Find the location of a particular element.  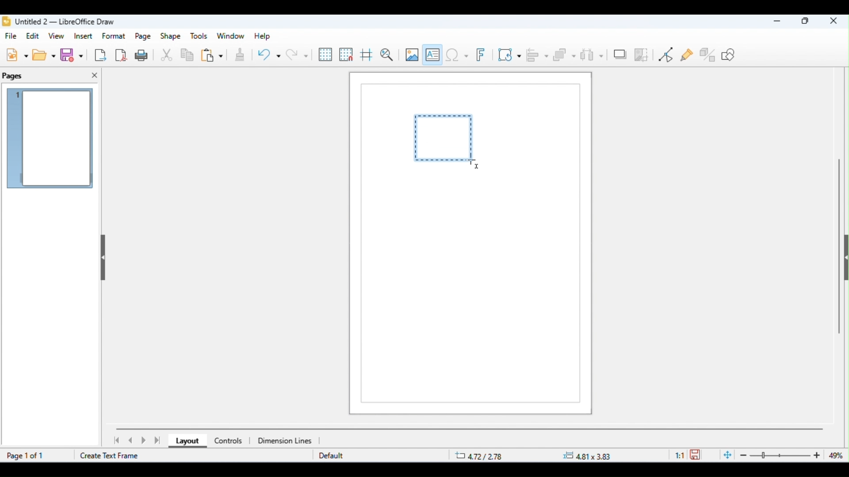

new is located at coordinates (17, 54).